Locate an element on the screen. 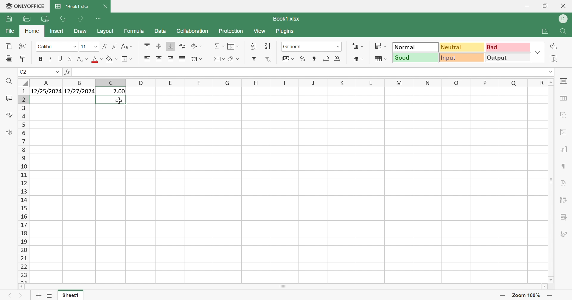  =B1-A1 is located at coordinates (86, 72).